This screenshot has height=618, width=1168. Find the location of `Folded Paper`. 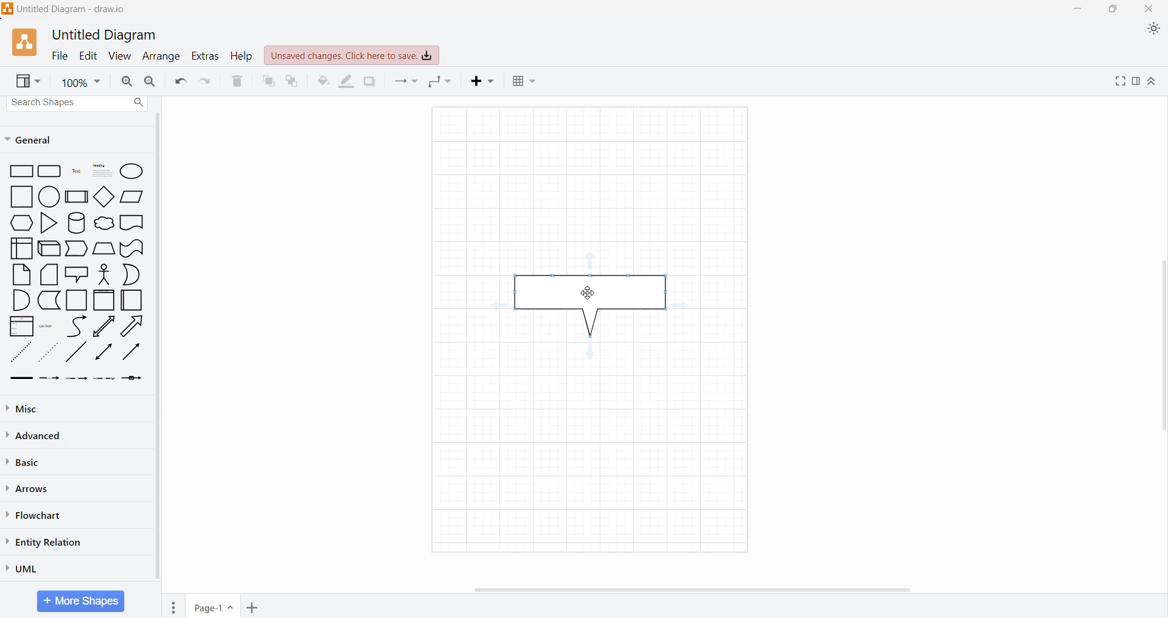

Folded Paper is located at coordinates (134, 300).